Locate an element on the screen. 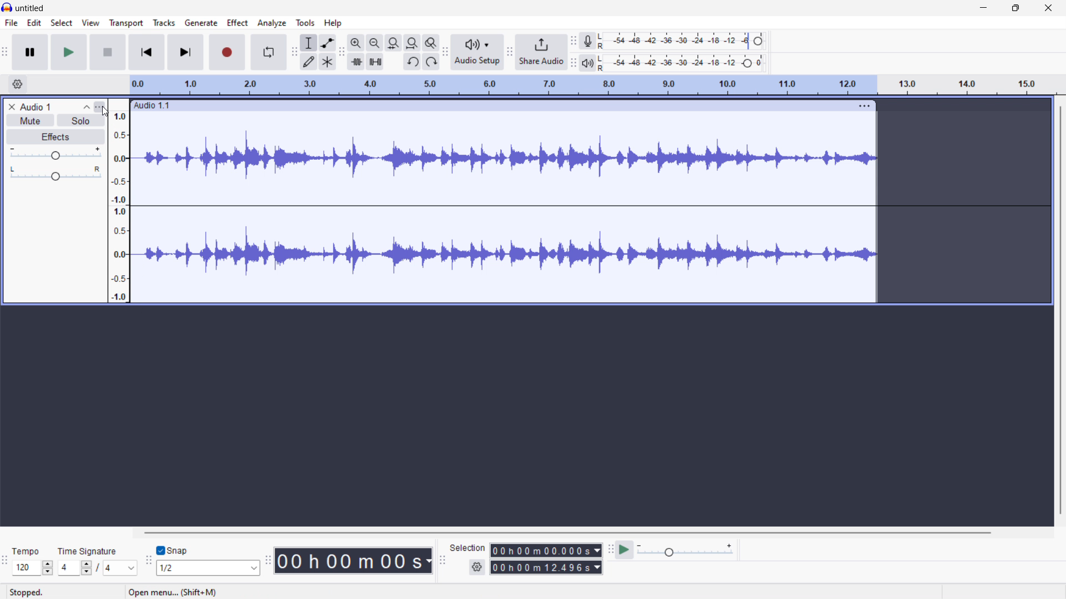 The width and height of the screenshot is (1066, 599). view is located at coordinates (90, 23).